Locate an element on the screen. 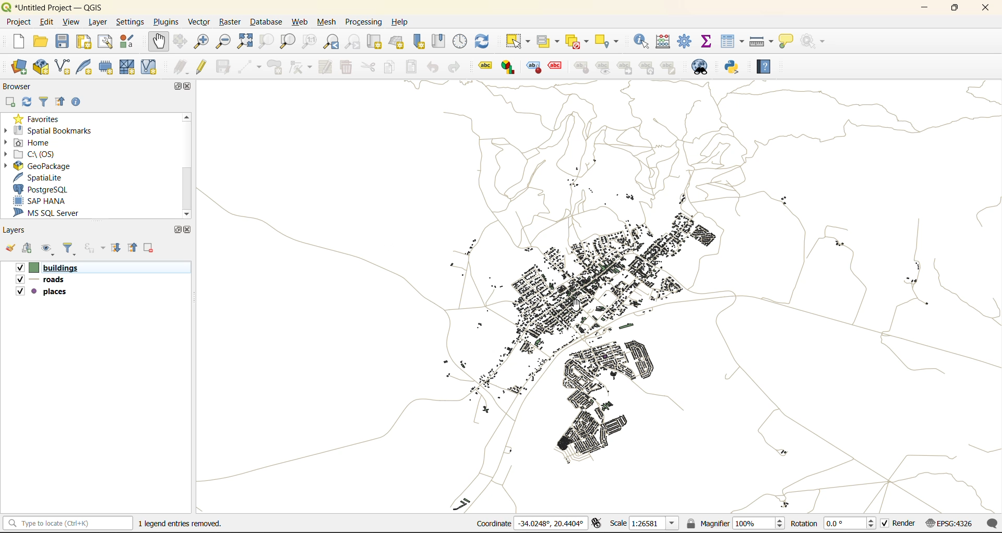 This screenshot has height=533, width=1002. expand all is located at coordinates (117, 248).